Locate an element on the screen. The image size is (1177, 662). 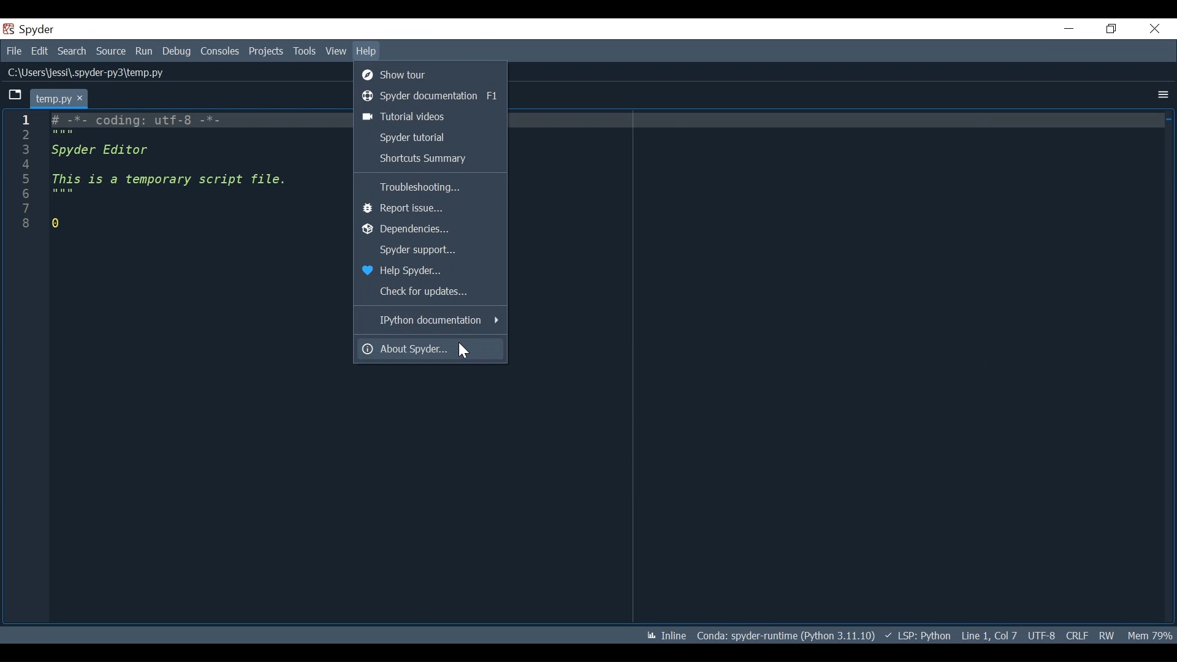
File is located at coordinates (12, 50).